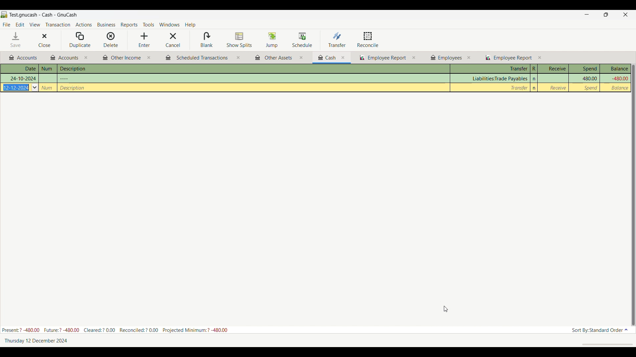 This screenshot has height=357, width=636. I want to click on n, so click(535, 79).